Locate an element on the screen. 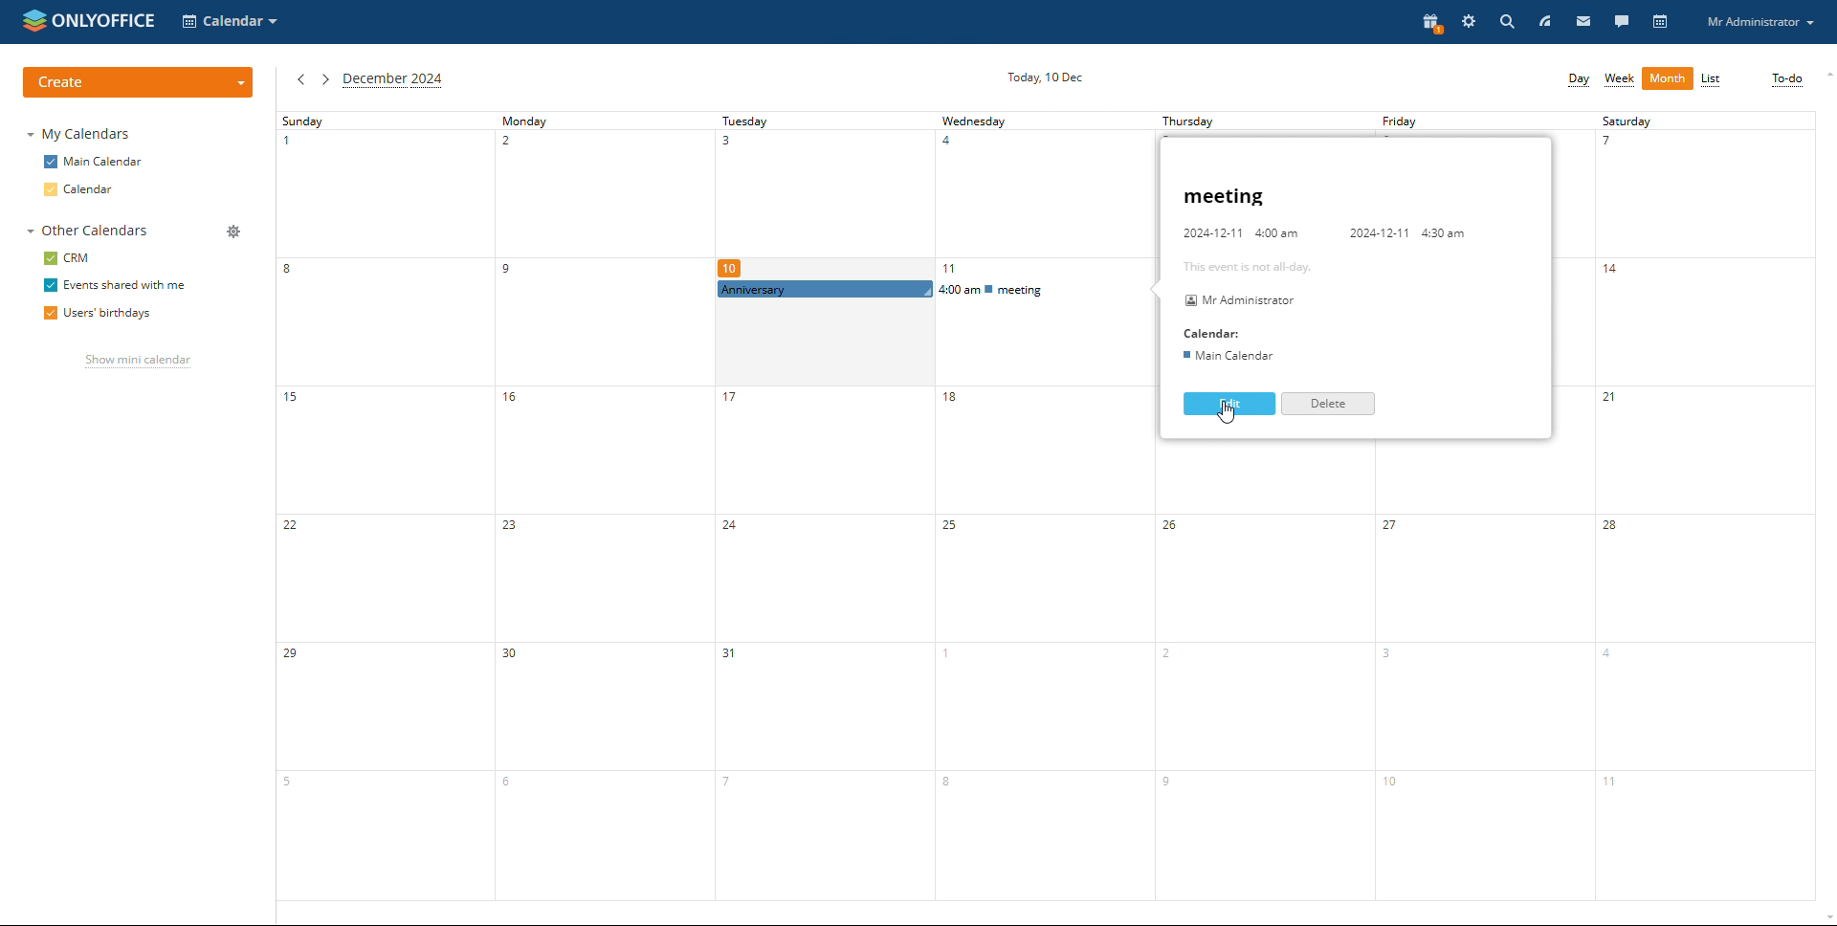 The height and width of the screenshot is (926, 1837). talk is located at coordinates (1620, 22).